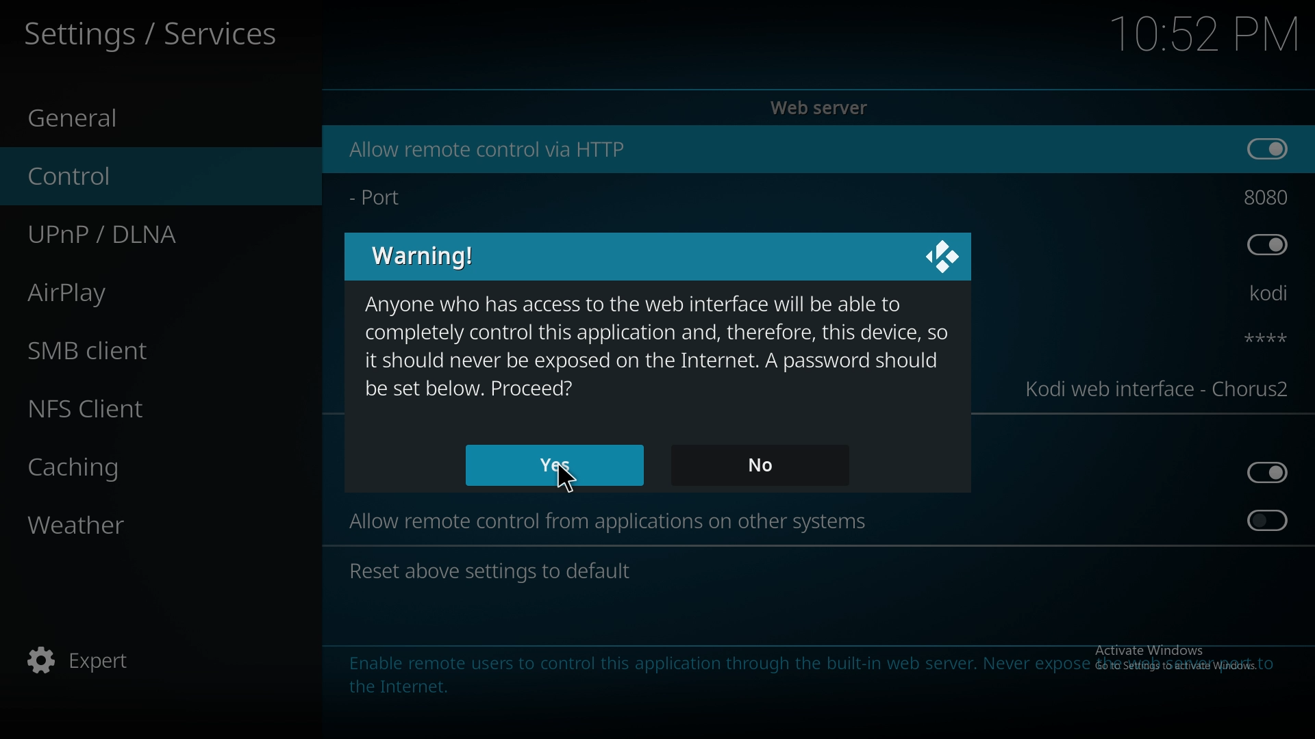  I want to click on port number, so click(1267, 197).